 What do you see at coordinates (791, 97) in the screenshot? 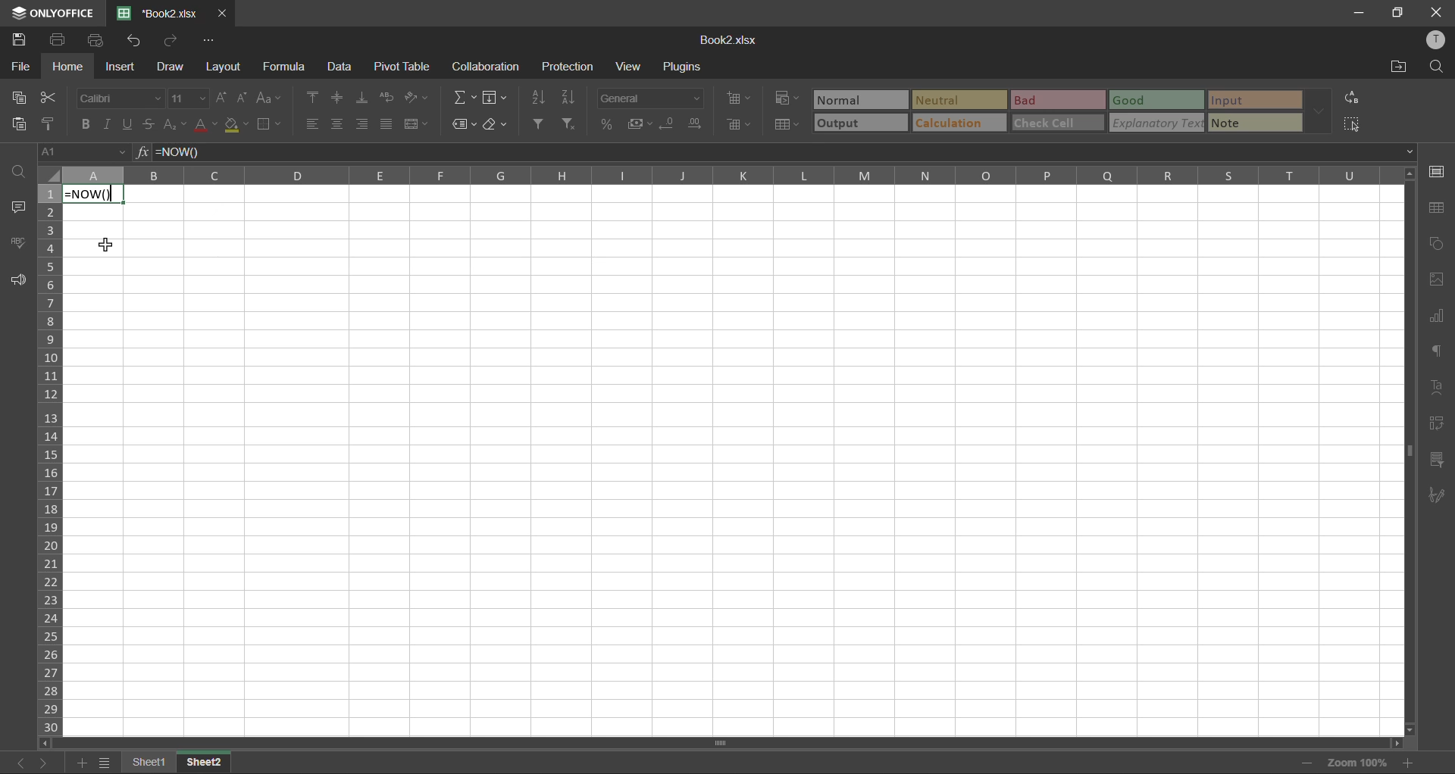
I see `conditional formatting` at bounding box center [791, 97].